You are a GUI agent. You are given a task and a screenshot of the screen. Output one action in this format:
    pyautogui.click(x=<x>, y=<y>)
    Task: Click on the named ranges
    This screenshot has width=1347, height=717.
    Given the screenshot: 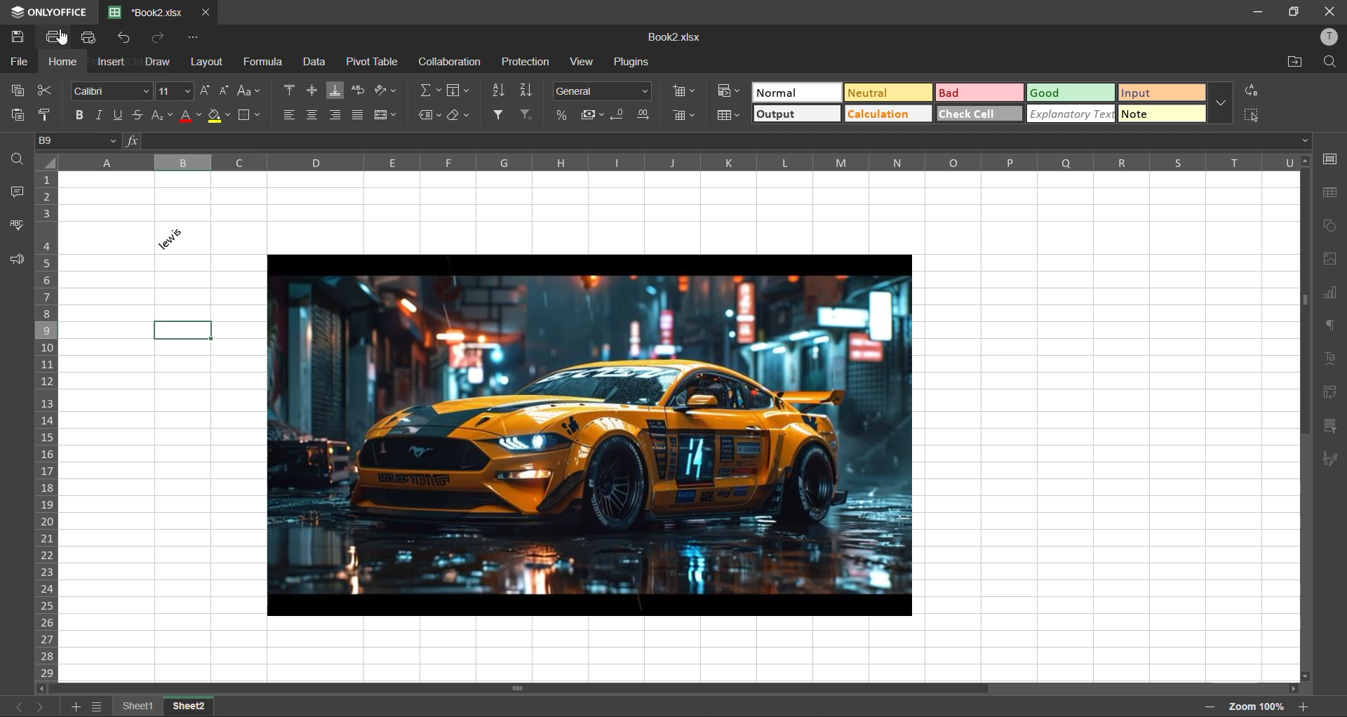 What is the action you would take?
    pyautogui.click(x=429, y=115)
    